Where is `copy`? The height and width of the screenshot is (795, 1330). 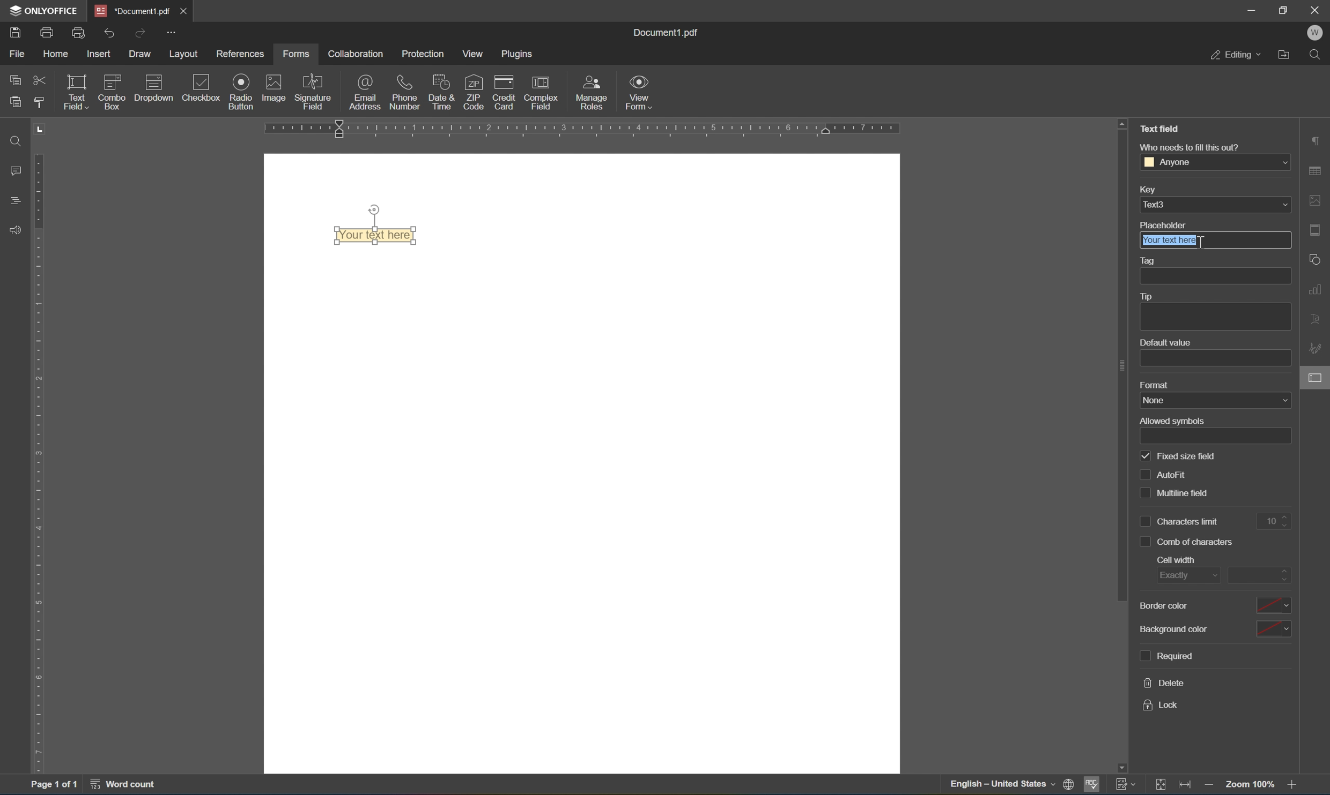
copy is located at coordinates (16, 78).